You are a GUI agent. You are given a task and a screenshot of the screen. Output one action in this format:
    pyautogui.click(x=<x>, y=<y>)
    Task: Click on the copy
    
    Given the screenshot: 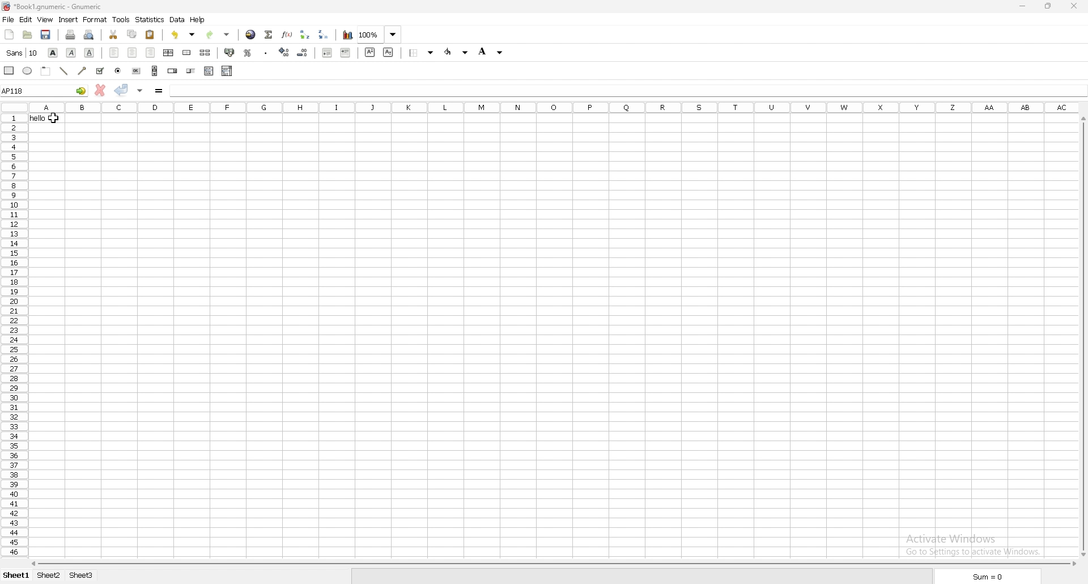 What is the action you would take?
    pyautogui.click(x=133, y=33)
    